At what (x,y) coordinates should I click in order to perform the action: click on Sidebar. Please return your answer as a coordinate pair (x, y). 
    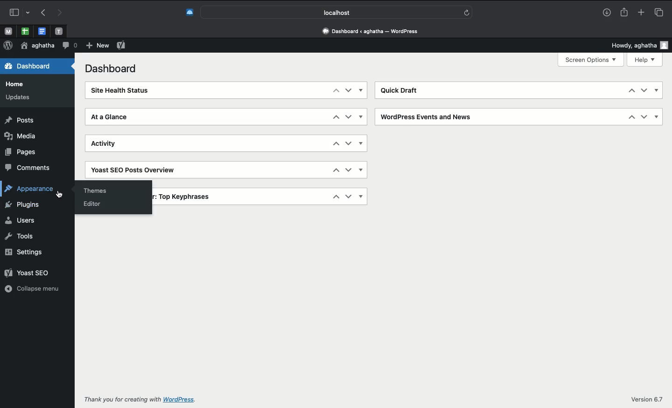
    Looking at the image, I should click on (17, 13).